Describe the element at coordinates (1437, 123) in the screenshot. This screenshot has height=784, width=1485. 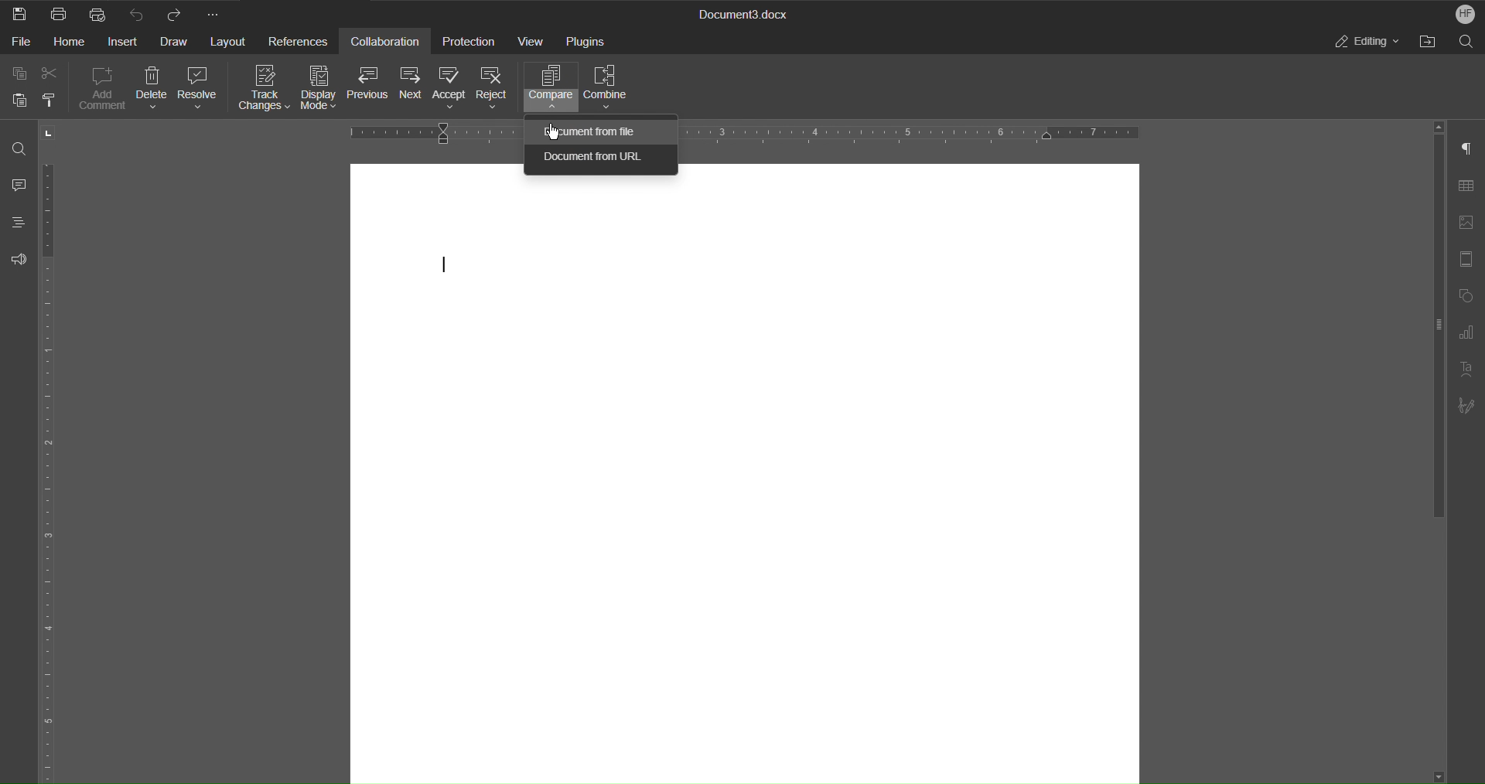
I see `Scroll up` at that location.